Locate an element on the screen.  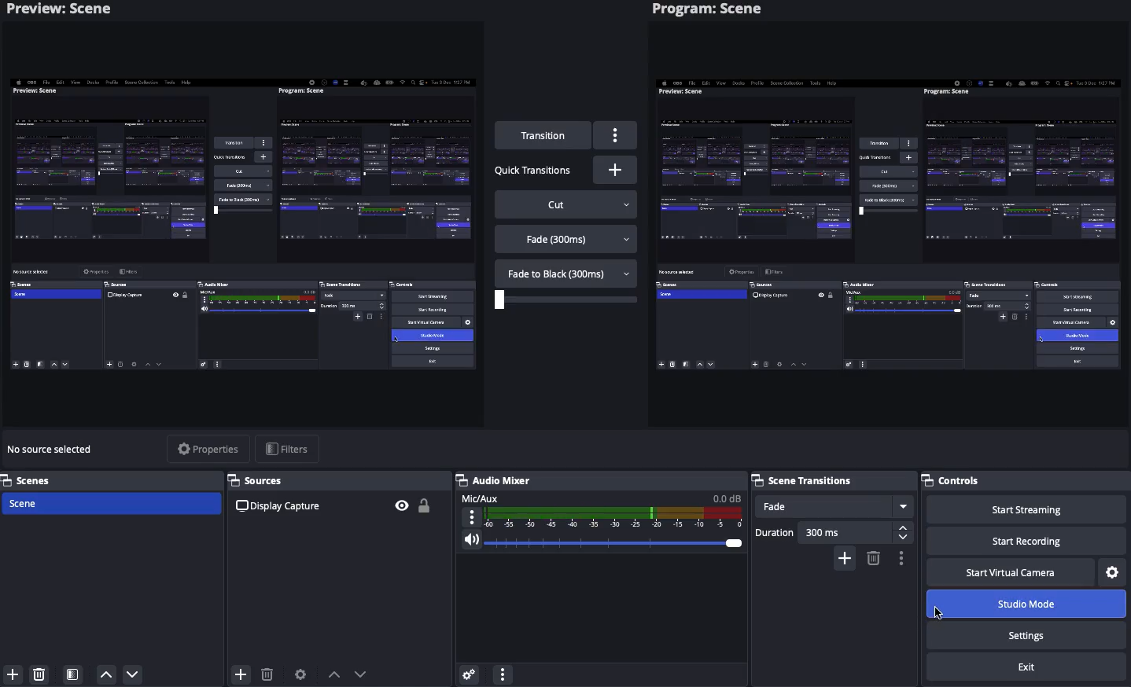
Scale is located at coordinates (568, 300).